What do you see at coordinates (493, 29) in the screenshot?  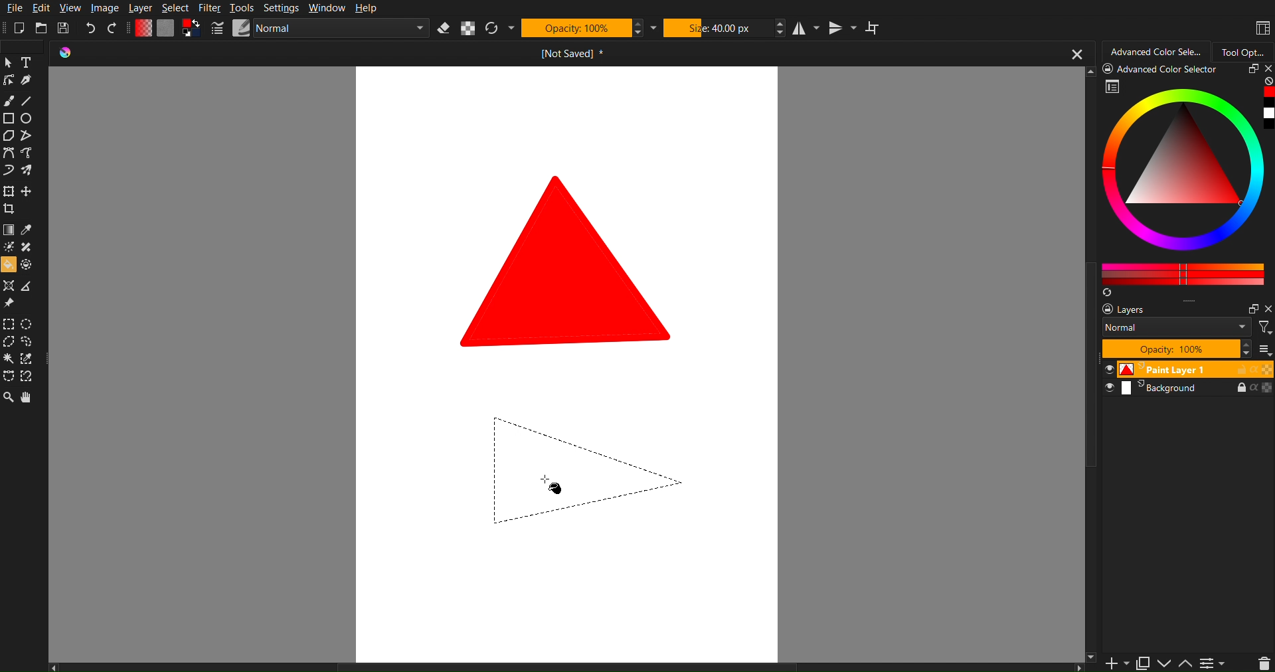 I see `Refresh` at bounding box center [493, 29].